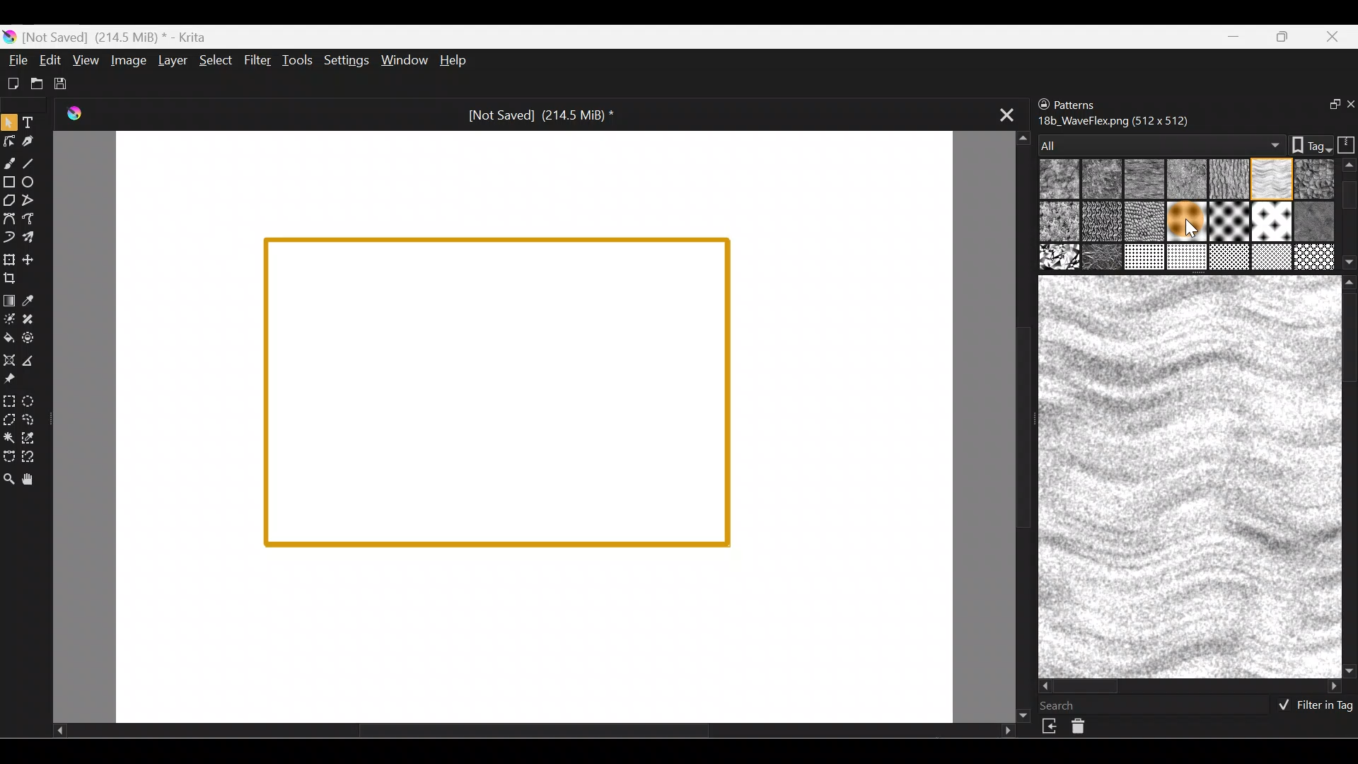  I want to click on Bezier curve tool, so click(8, 220).